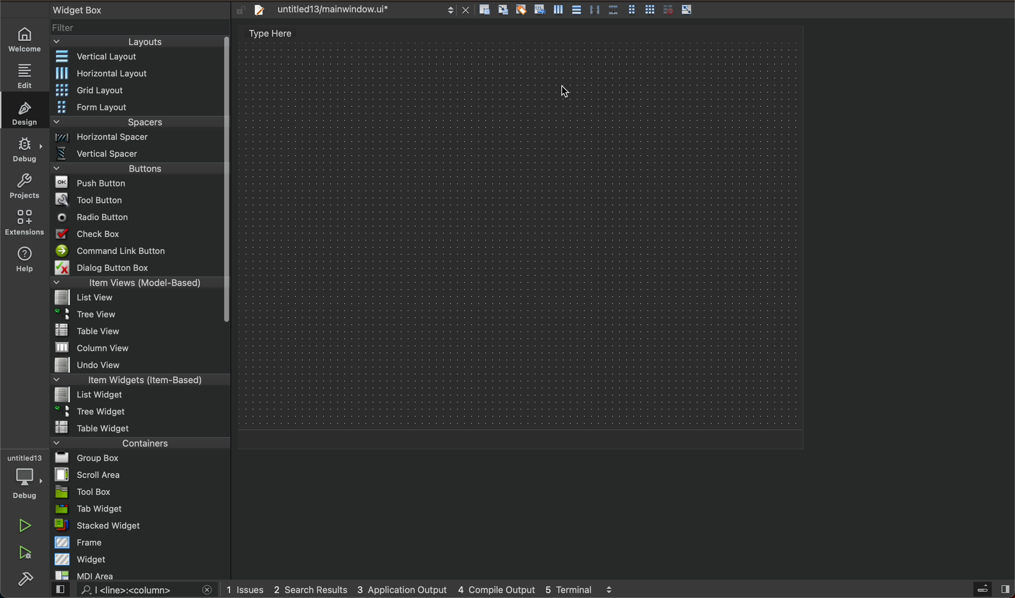 The width and height of the screenshot is (1015, 598). Describe the element at coordinates (358, 12) in the screenshot. I see `file tab` at that location.